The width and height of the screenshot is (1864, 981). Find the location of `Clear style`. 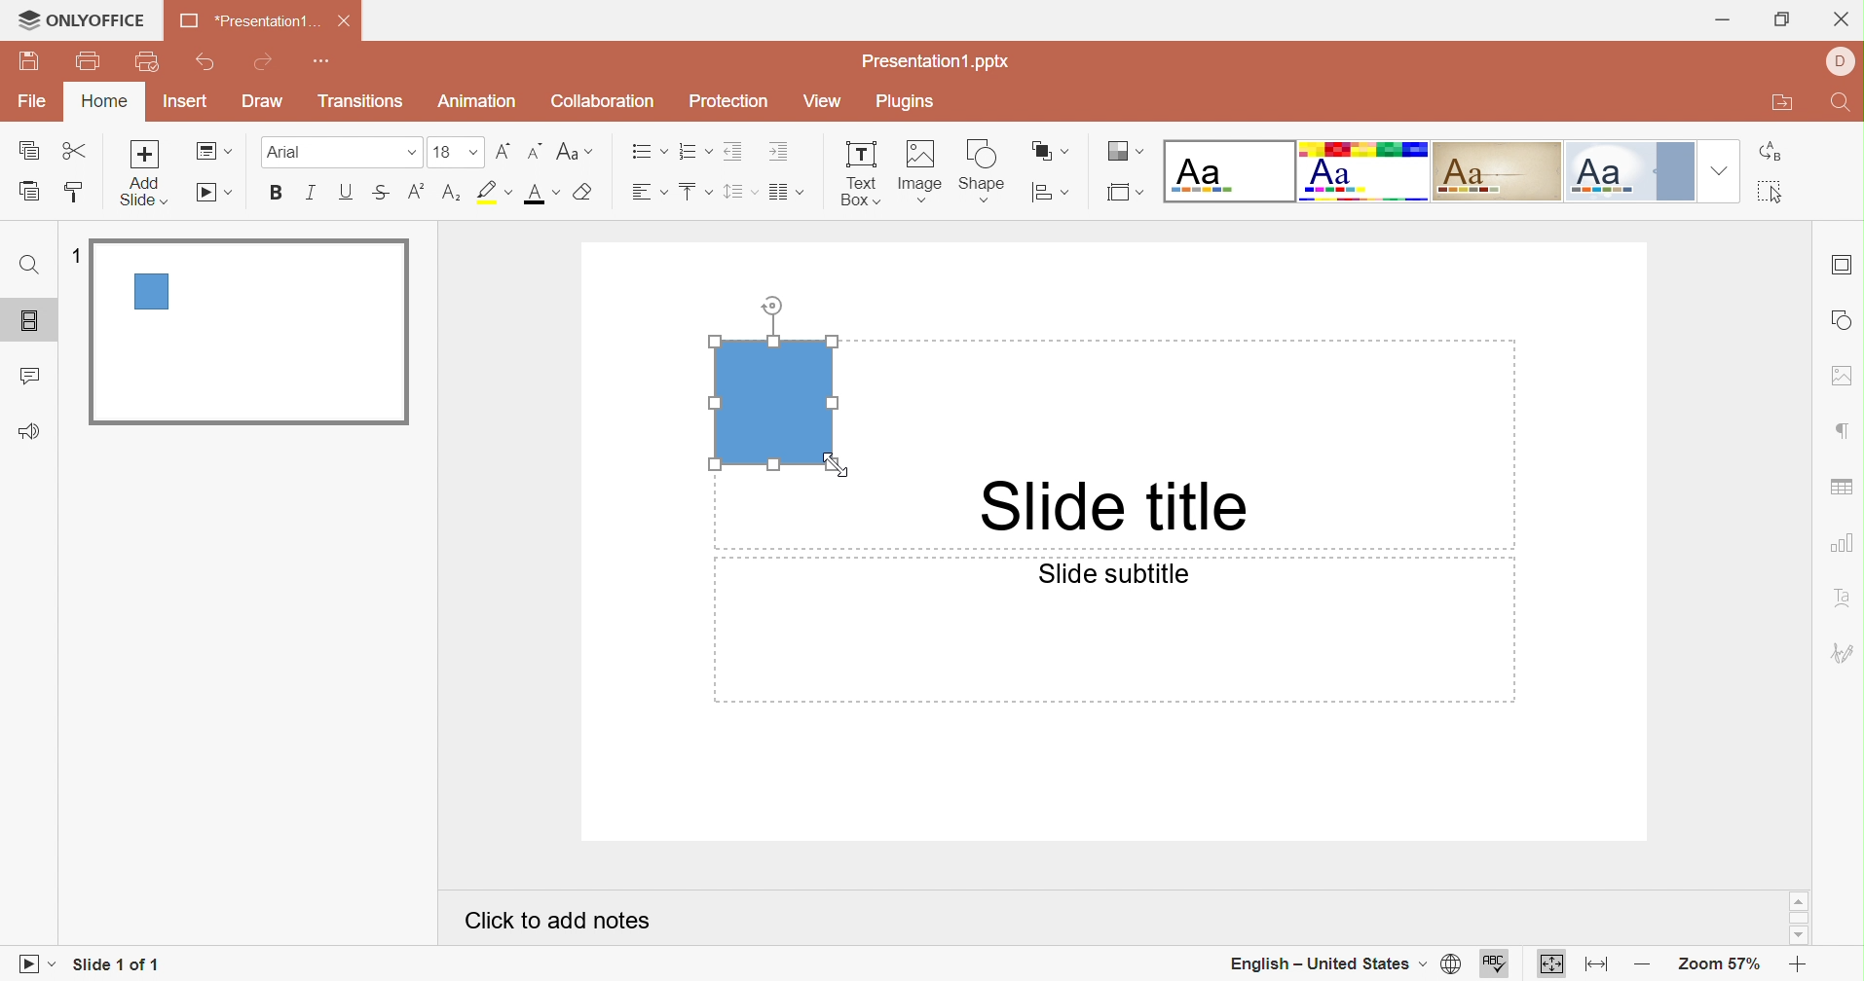

Clear style is located at coordinates (587, 194).